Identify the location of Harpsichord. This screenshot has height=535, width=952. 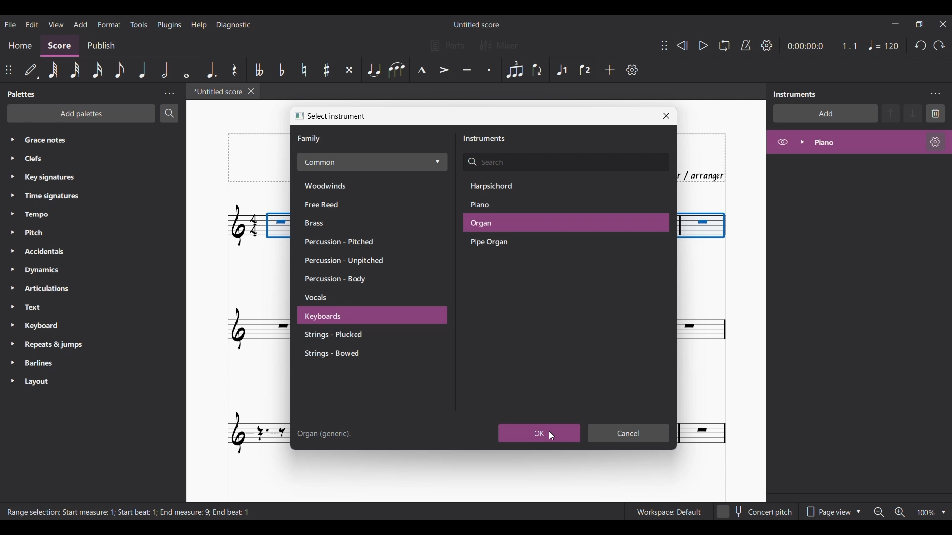
(501, 186).